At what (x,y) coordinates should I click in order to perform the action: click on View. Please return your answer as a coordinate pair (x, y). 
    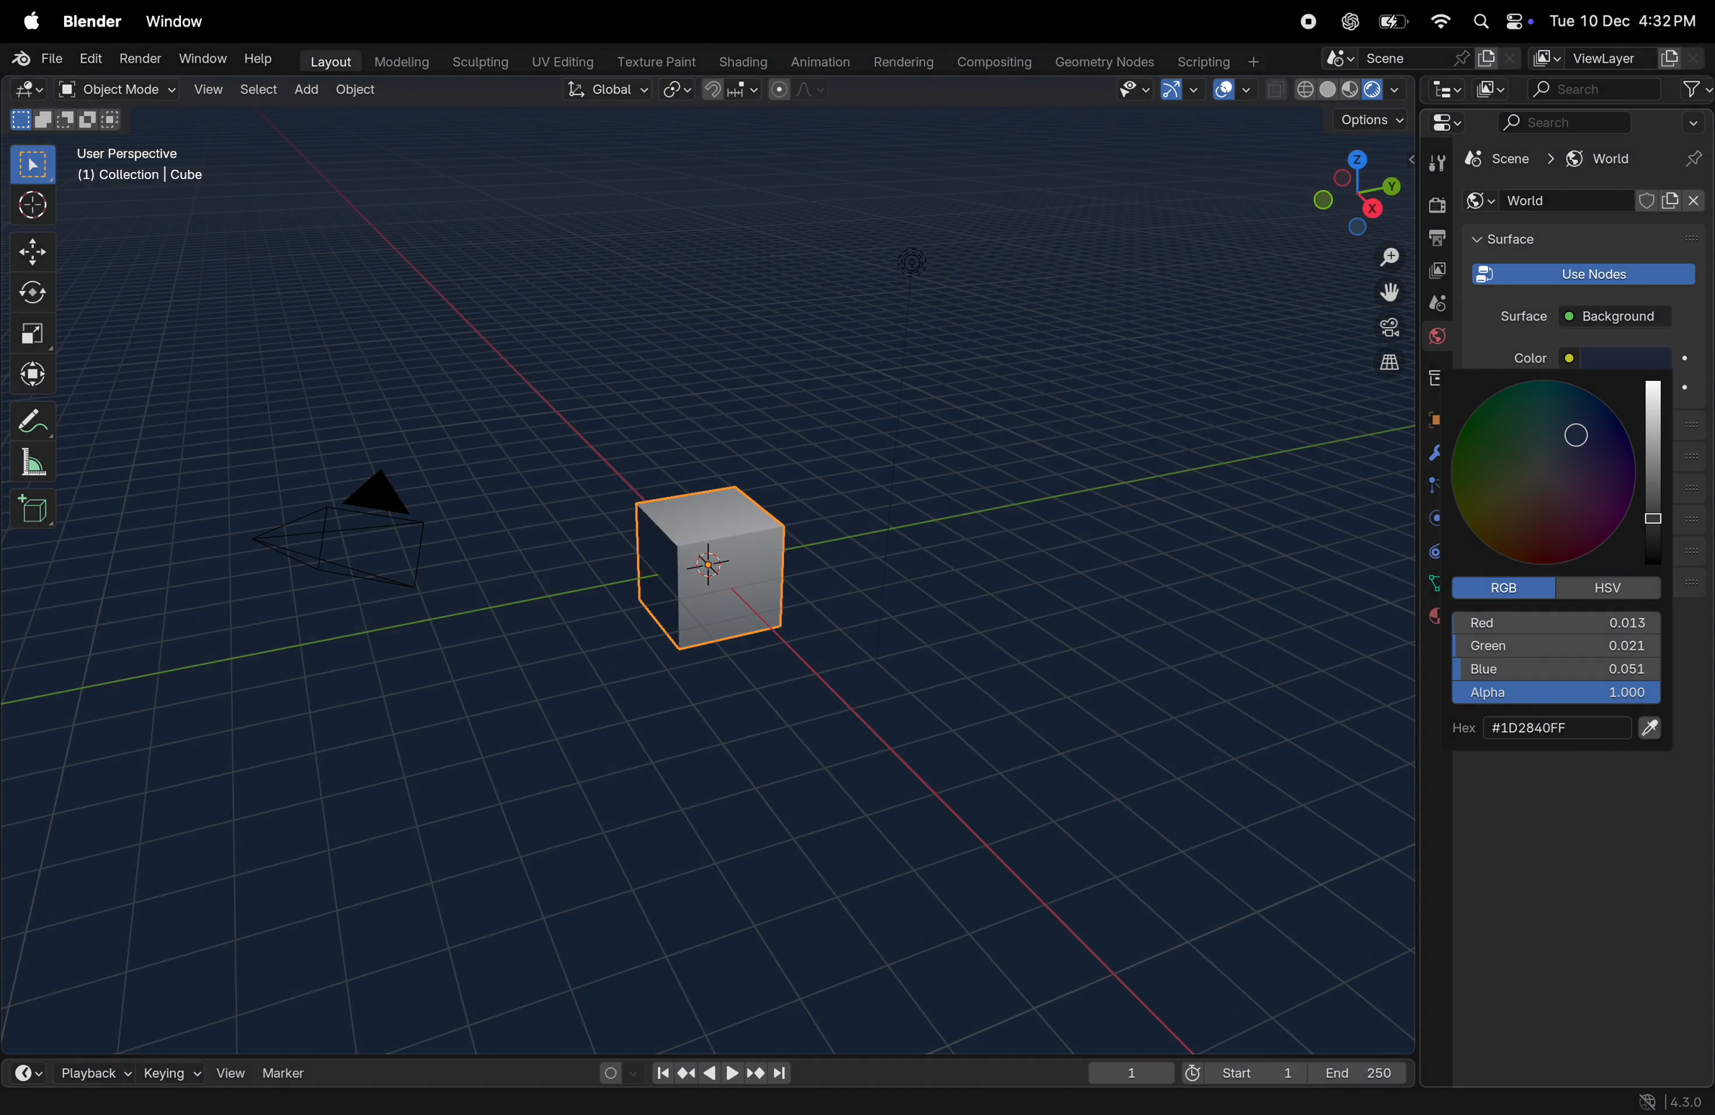
    Looking at the image, I should click on (205, 89).